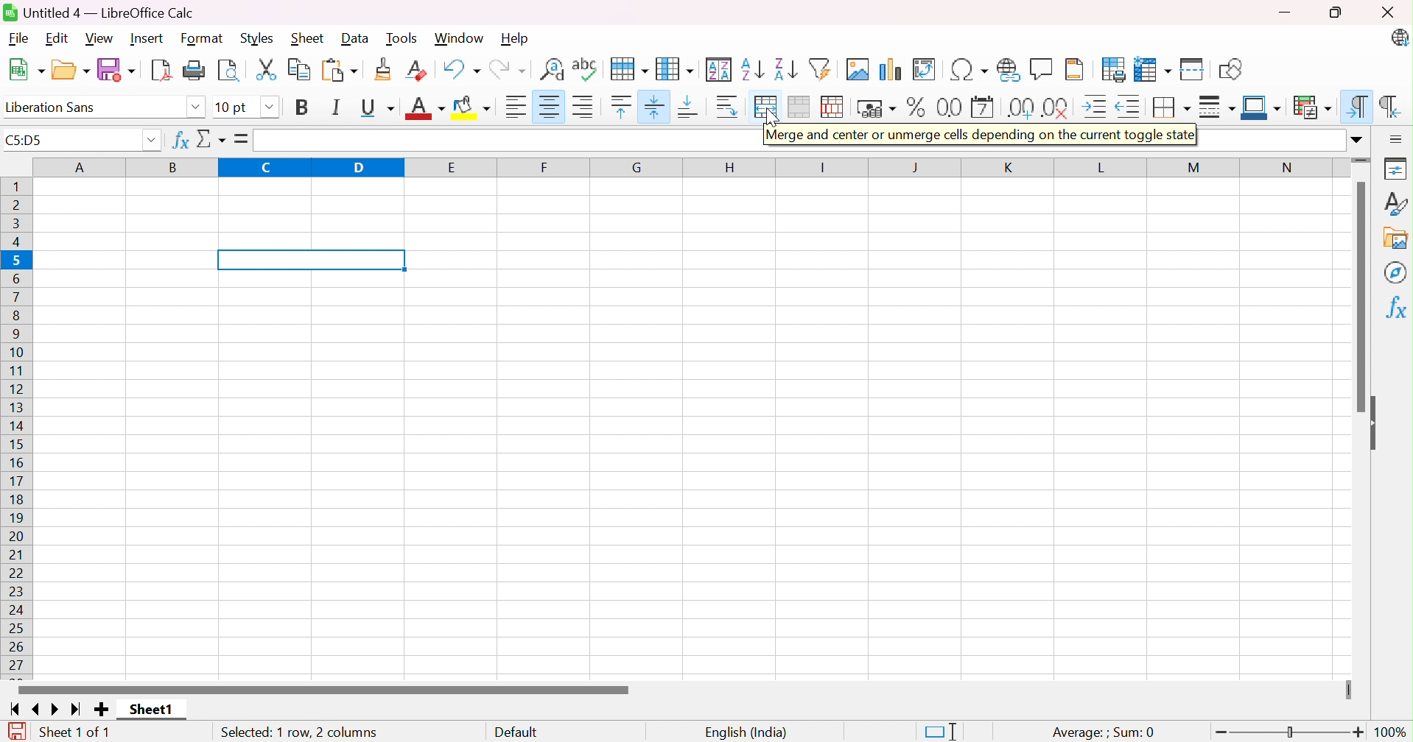 Image resolution: width=1413 pixels, height=742 pixels. I want to click on Drop Down, so click(152, 141).